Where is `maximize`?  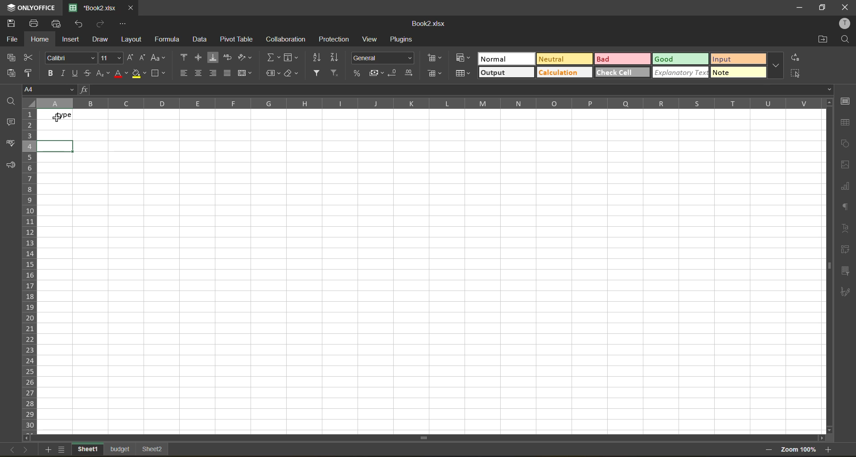
maximize is located at coordinates (824, 8).